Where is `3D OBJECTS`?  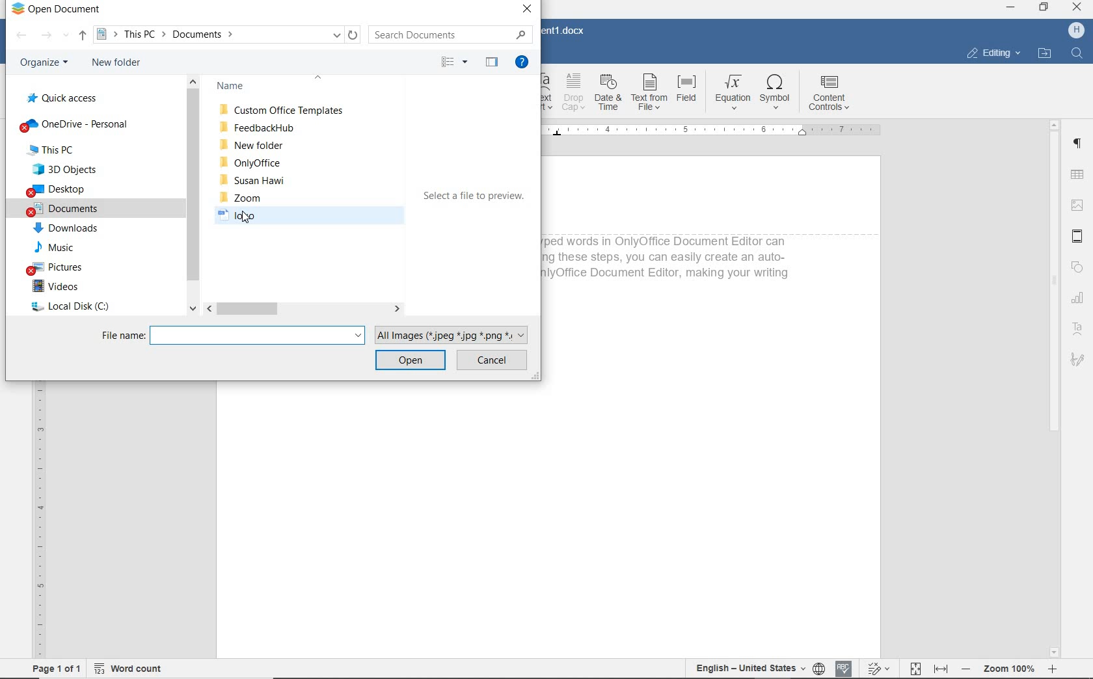 3D OBJECTS is located at coordinates (64, 170).